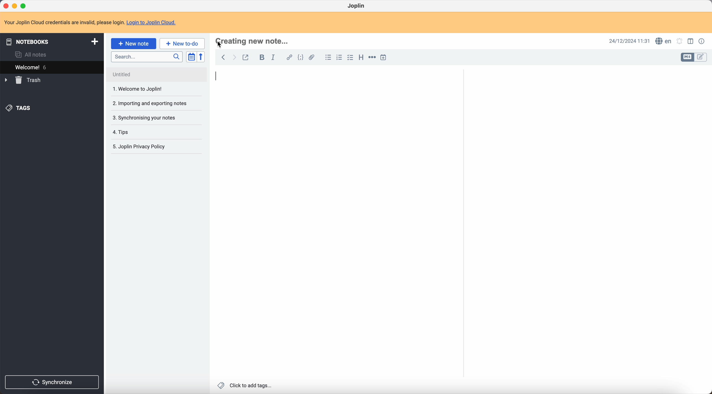  Describe the element at coordinates (341, 222) in the screenshot. I see `body text` at that location.